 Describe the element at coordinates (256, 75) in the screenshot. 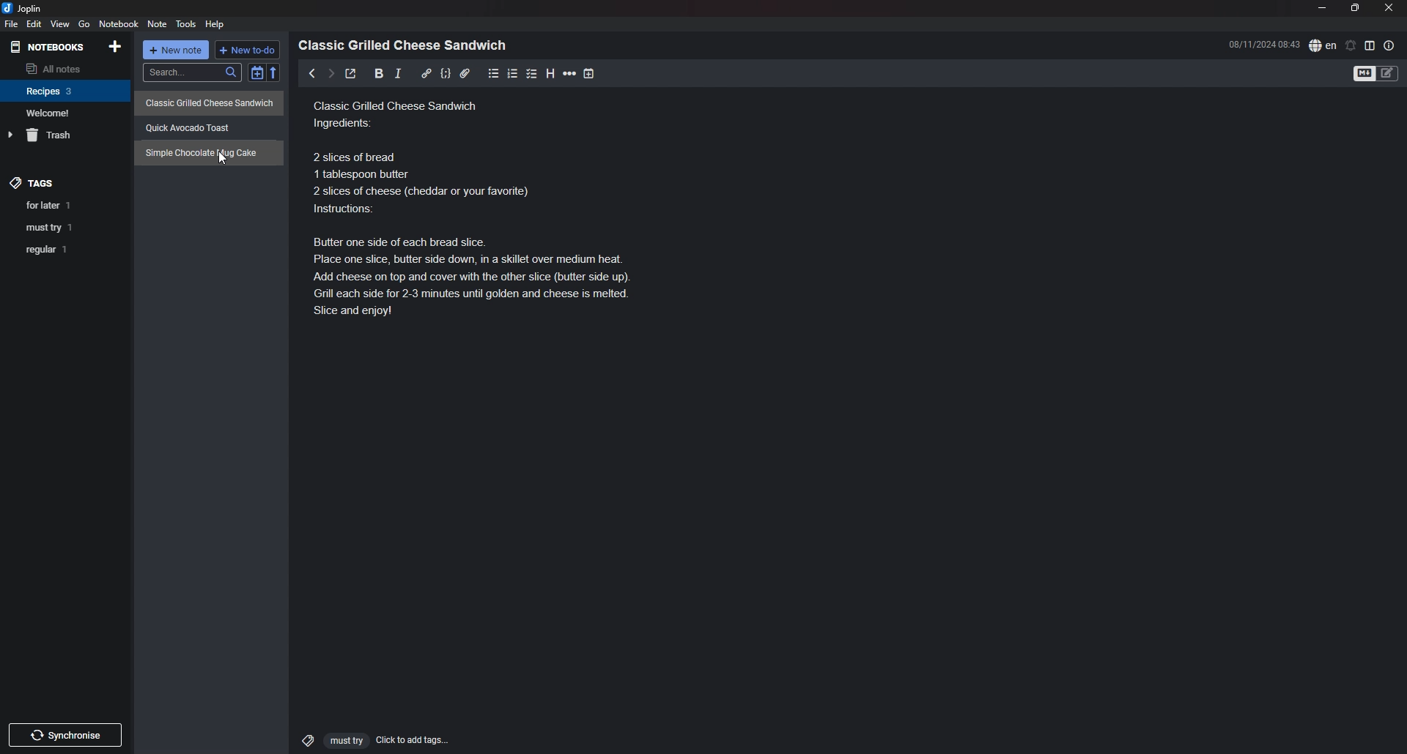

I see `toggle sort order` at that location.